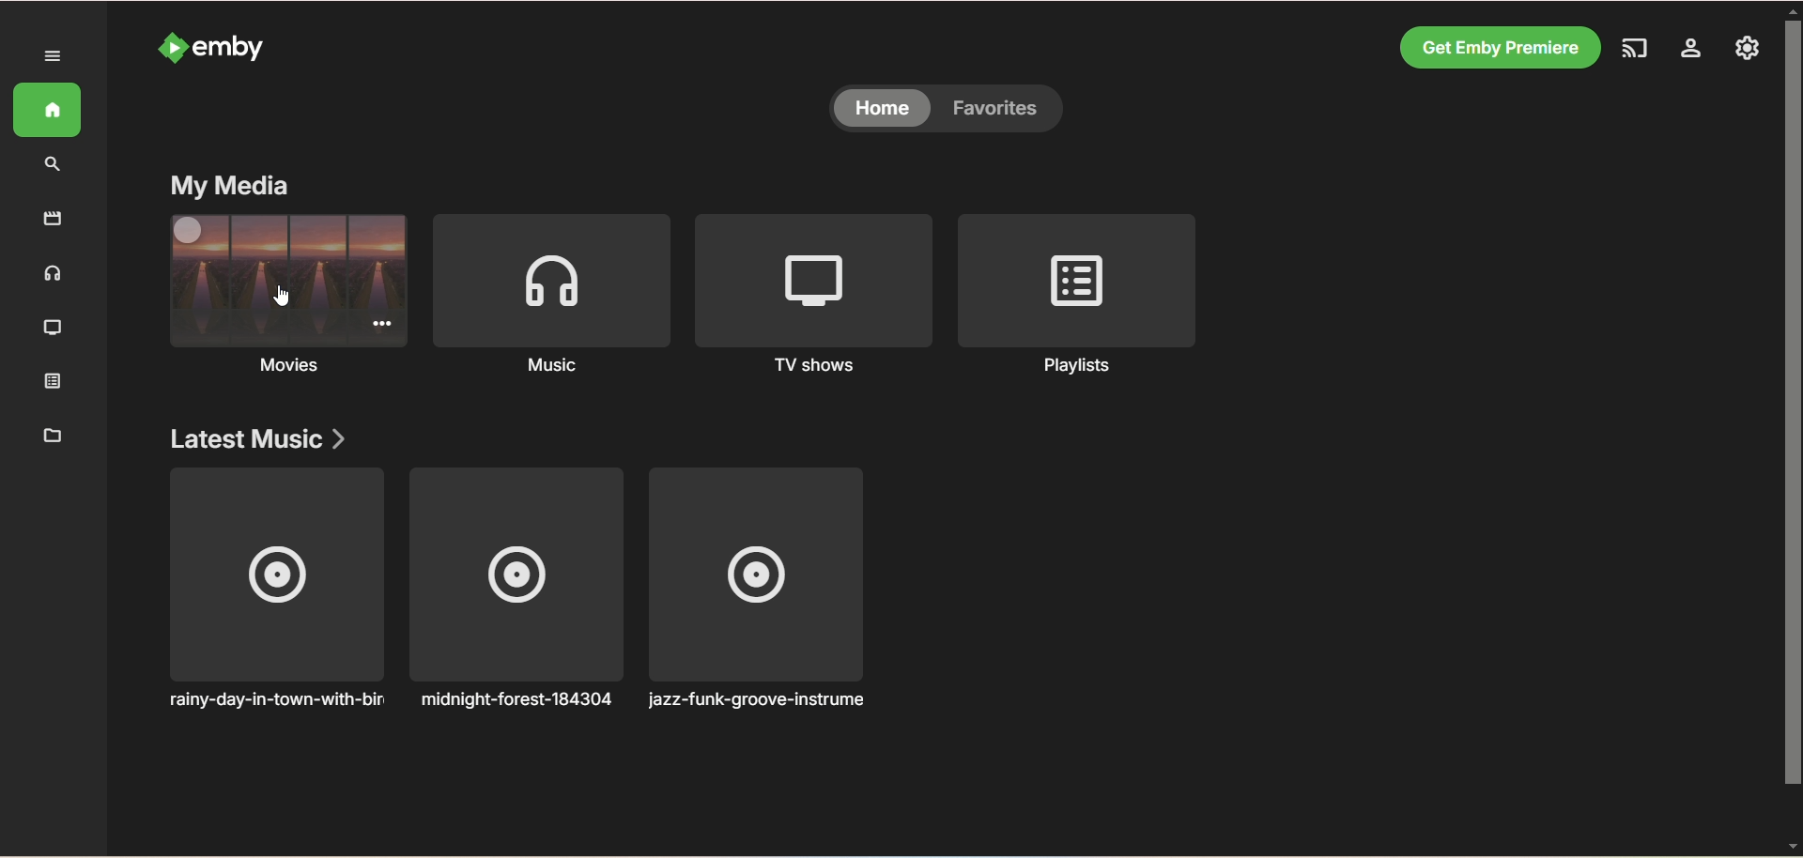  What do you see at coordinates (1066, 368) in the screenshot?
I see `playlists` at bounding box center [1066, 368].